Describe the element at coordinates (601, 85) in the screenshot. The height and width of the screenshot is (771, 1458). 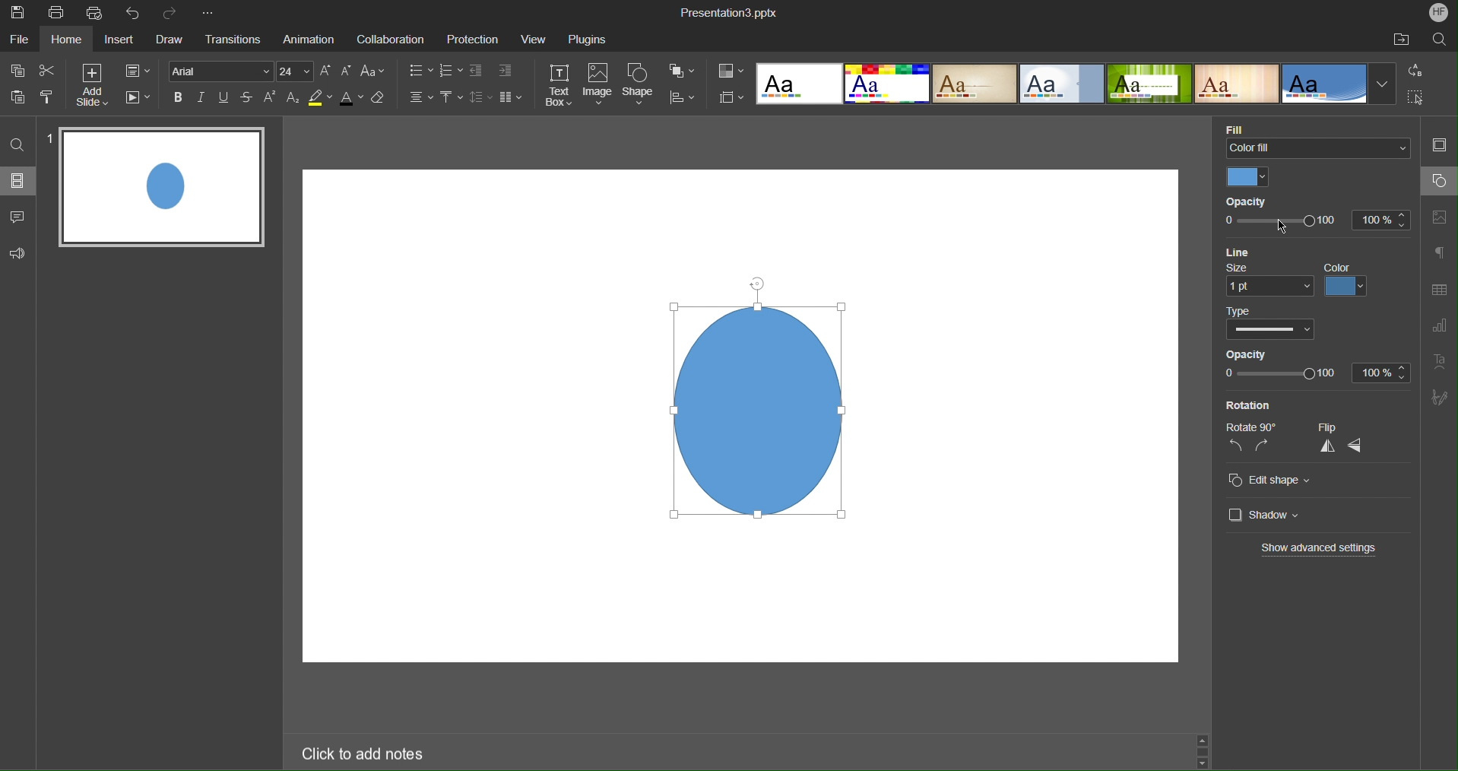
I see `Image` at that location.